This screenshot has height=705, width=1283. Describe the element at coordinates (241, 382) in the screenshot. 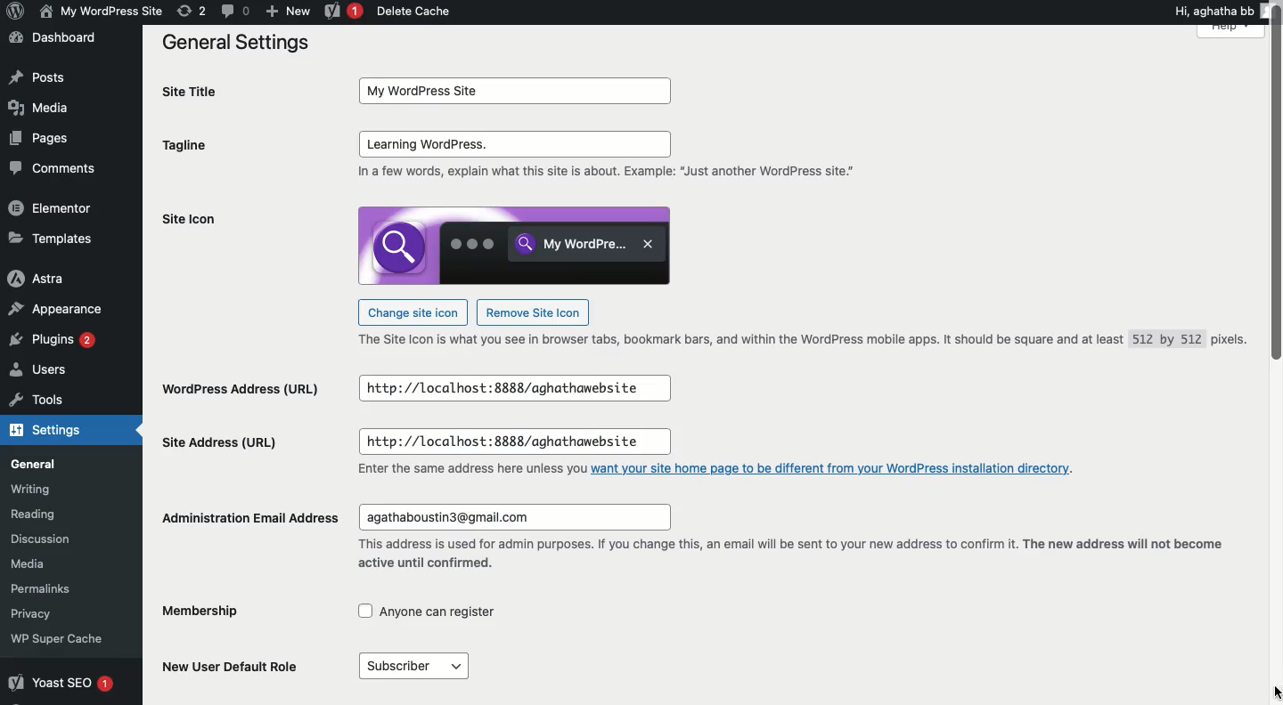

I see `Wordpress address (url)` at that location.